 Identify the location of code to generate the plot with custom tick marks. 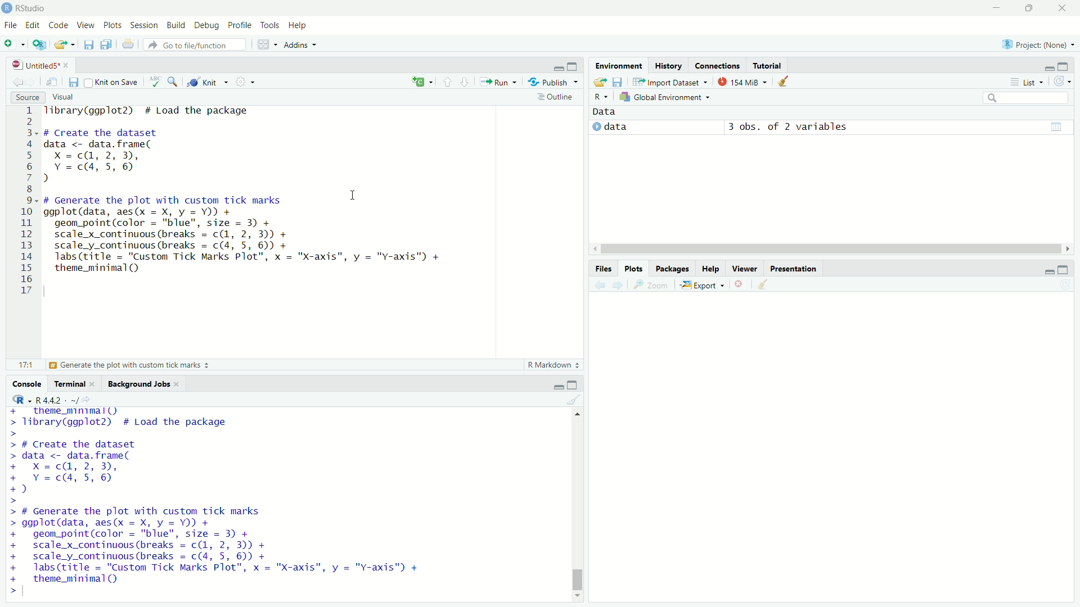
(251, 238).